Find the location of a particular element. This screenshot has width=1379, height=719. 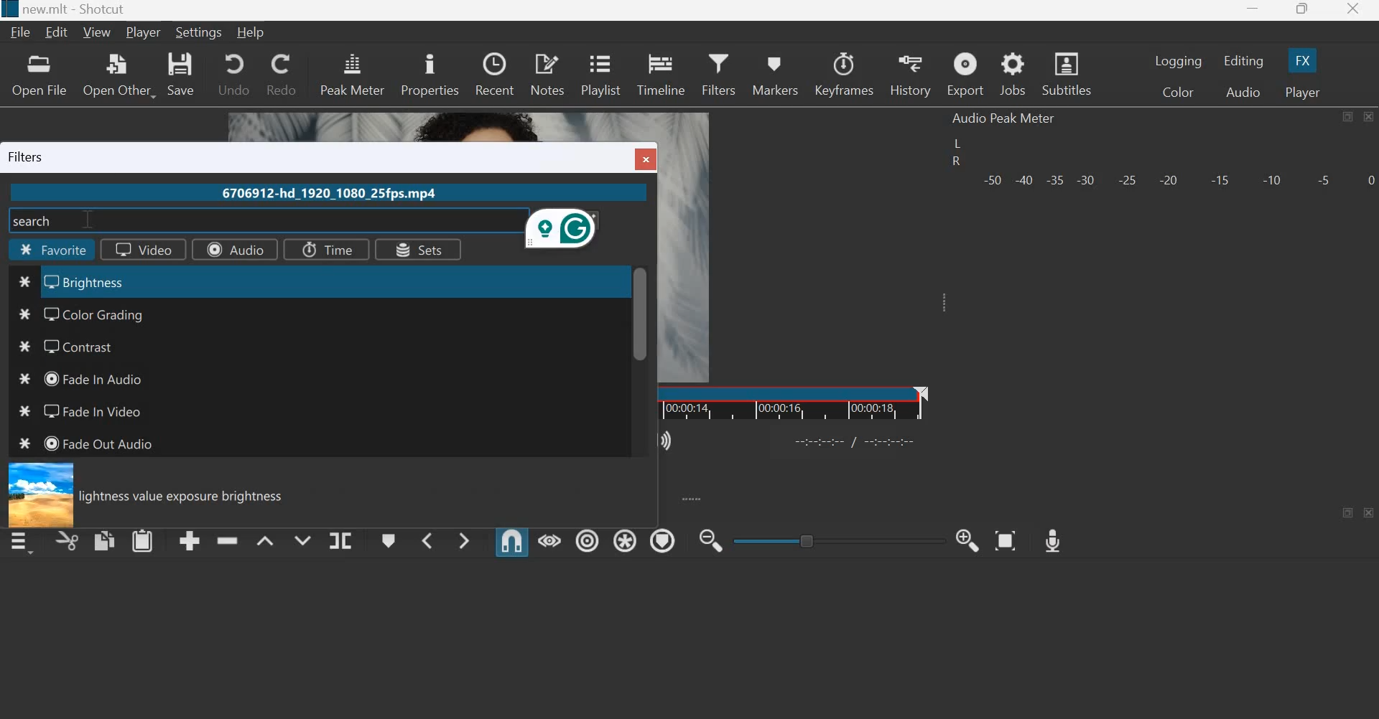

open file is located at coordinates (38, 75).